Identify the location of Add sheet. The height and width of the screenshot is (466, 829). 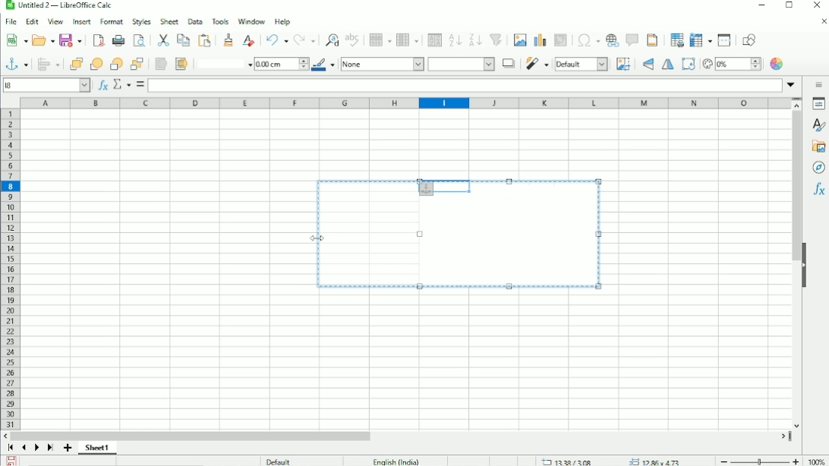
(68, 448).